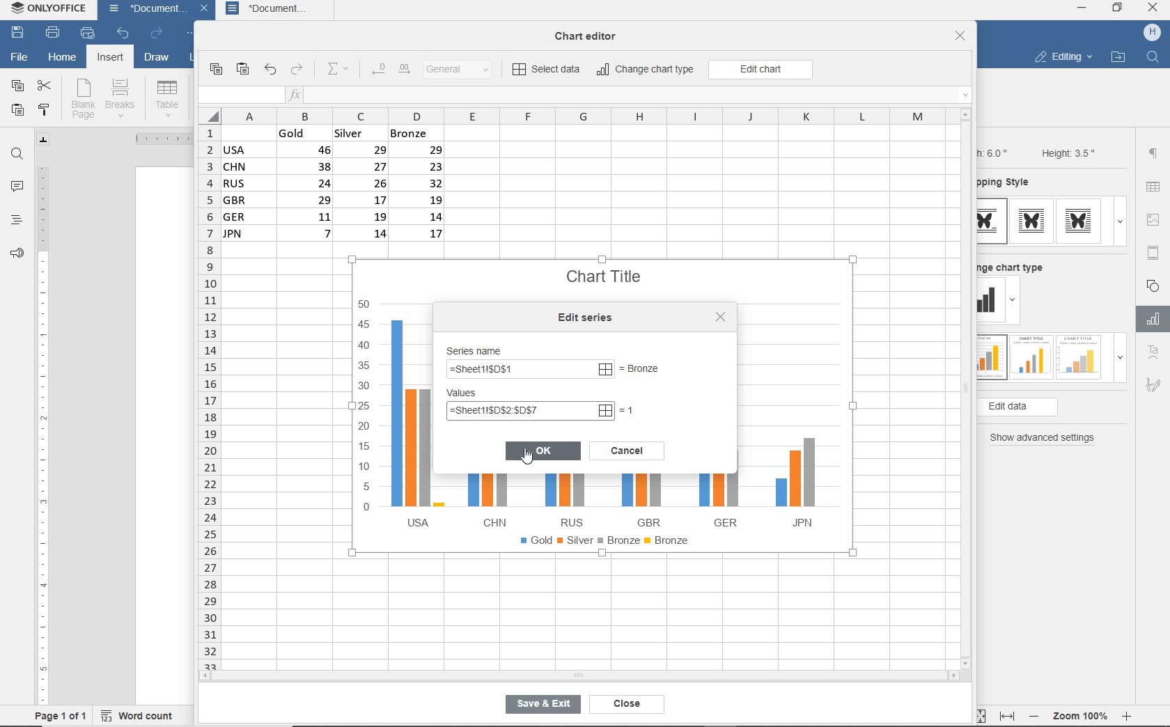 The width and height of the screenshot is (1170, 727). I want to click on Chart Title, so click(605, 269).